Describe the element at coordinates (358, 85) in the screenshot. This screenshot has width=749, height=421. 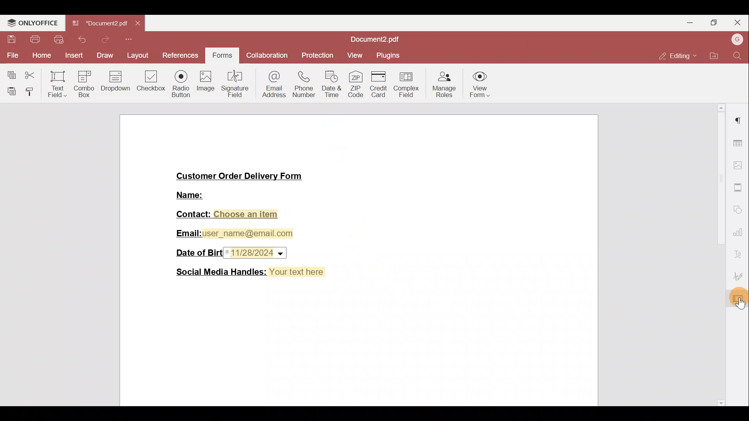
I see `ZIP code` at that location.